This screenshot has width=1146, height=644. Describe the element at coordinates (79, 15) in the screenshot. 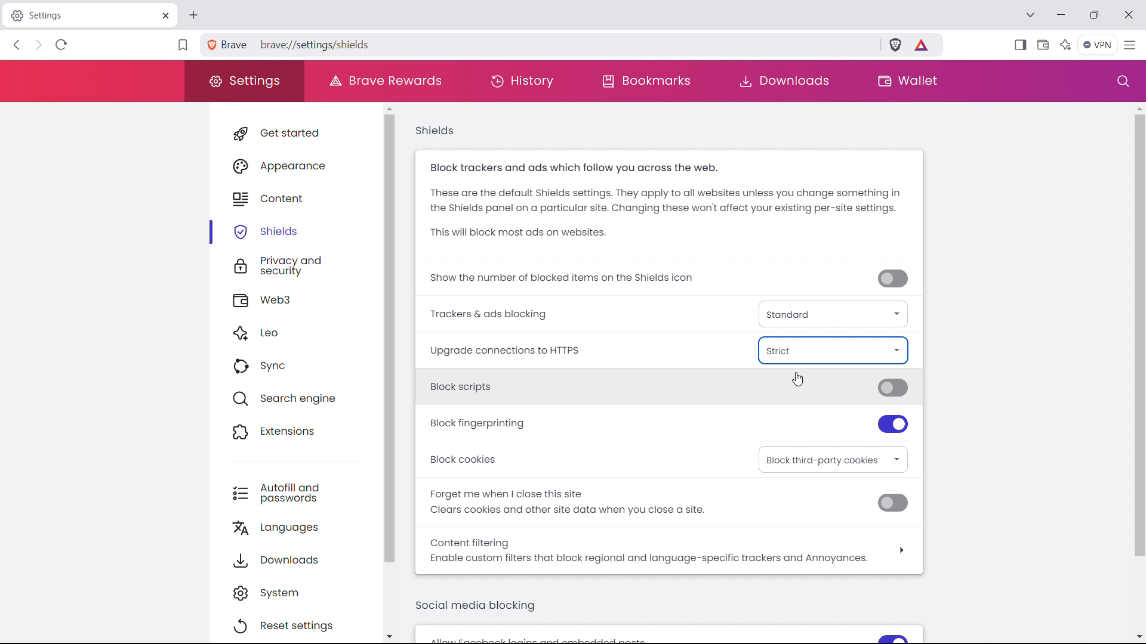

I see `tabtitle` at that location.